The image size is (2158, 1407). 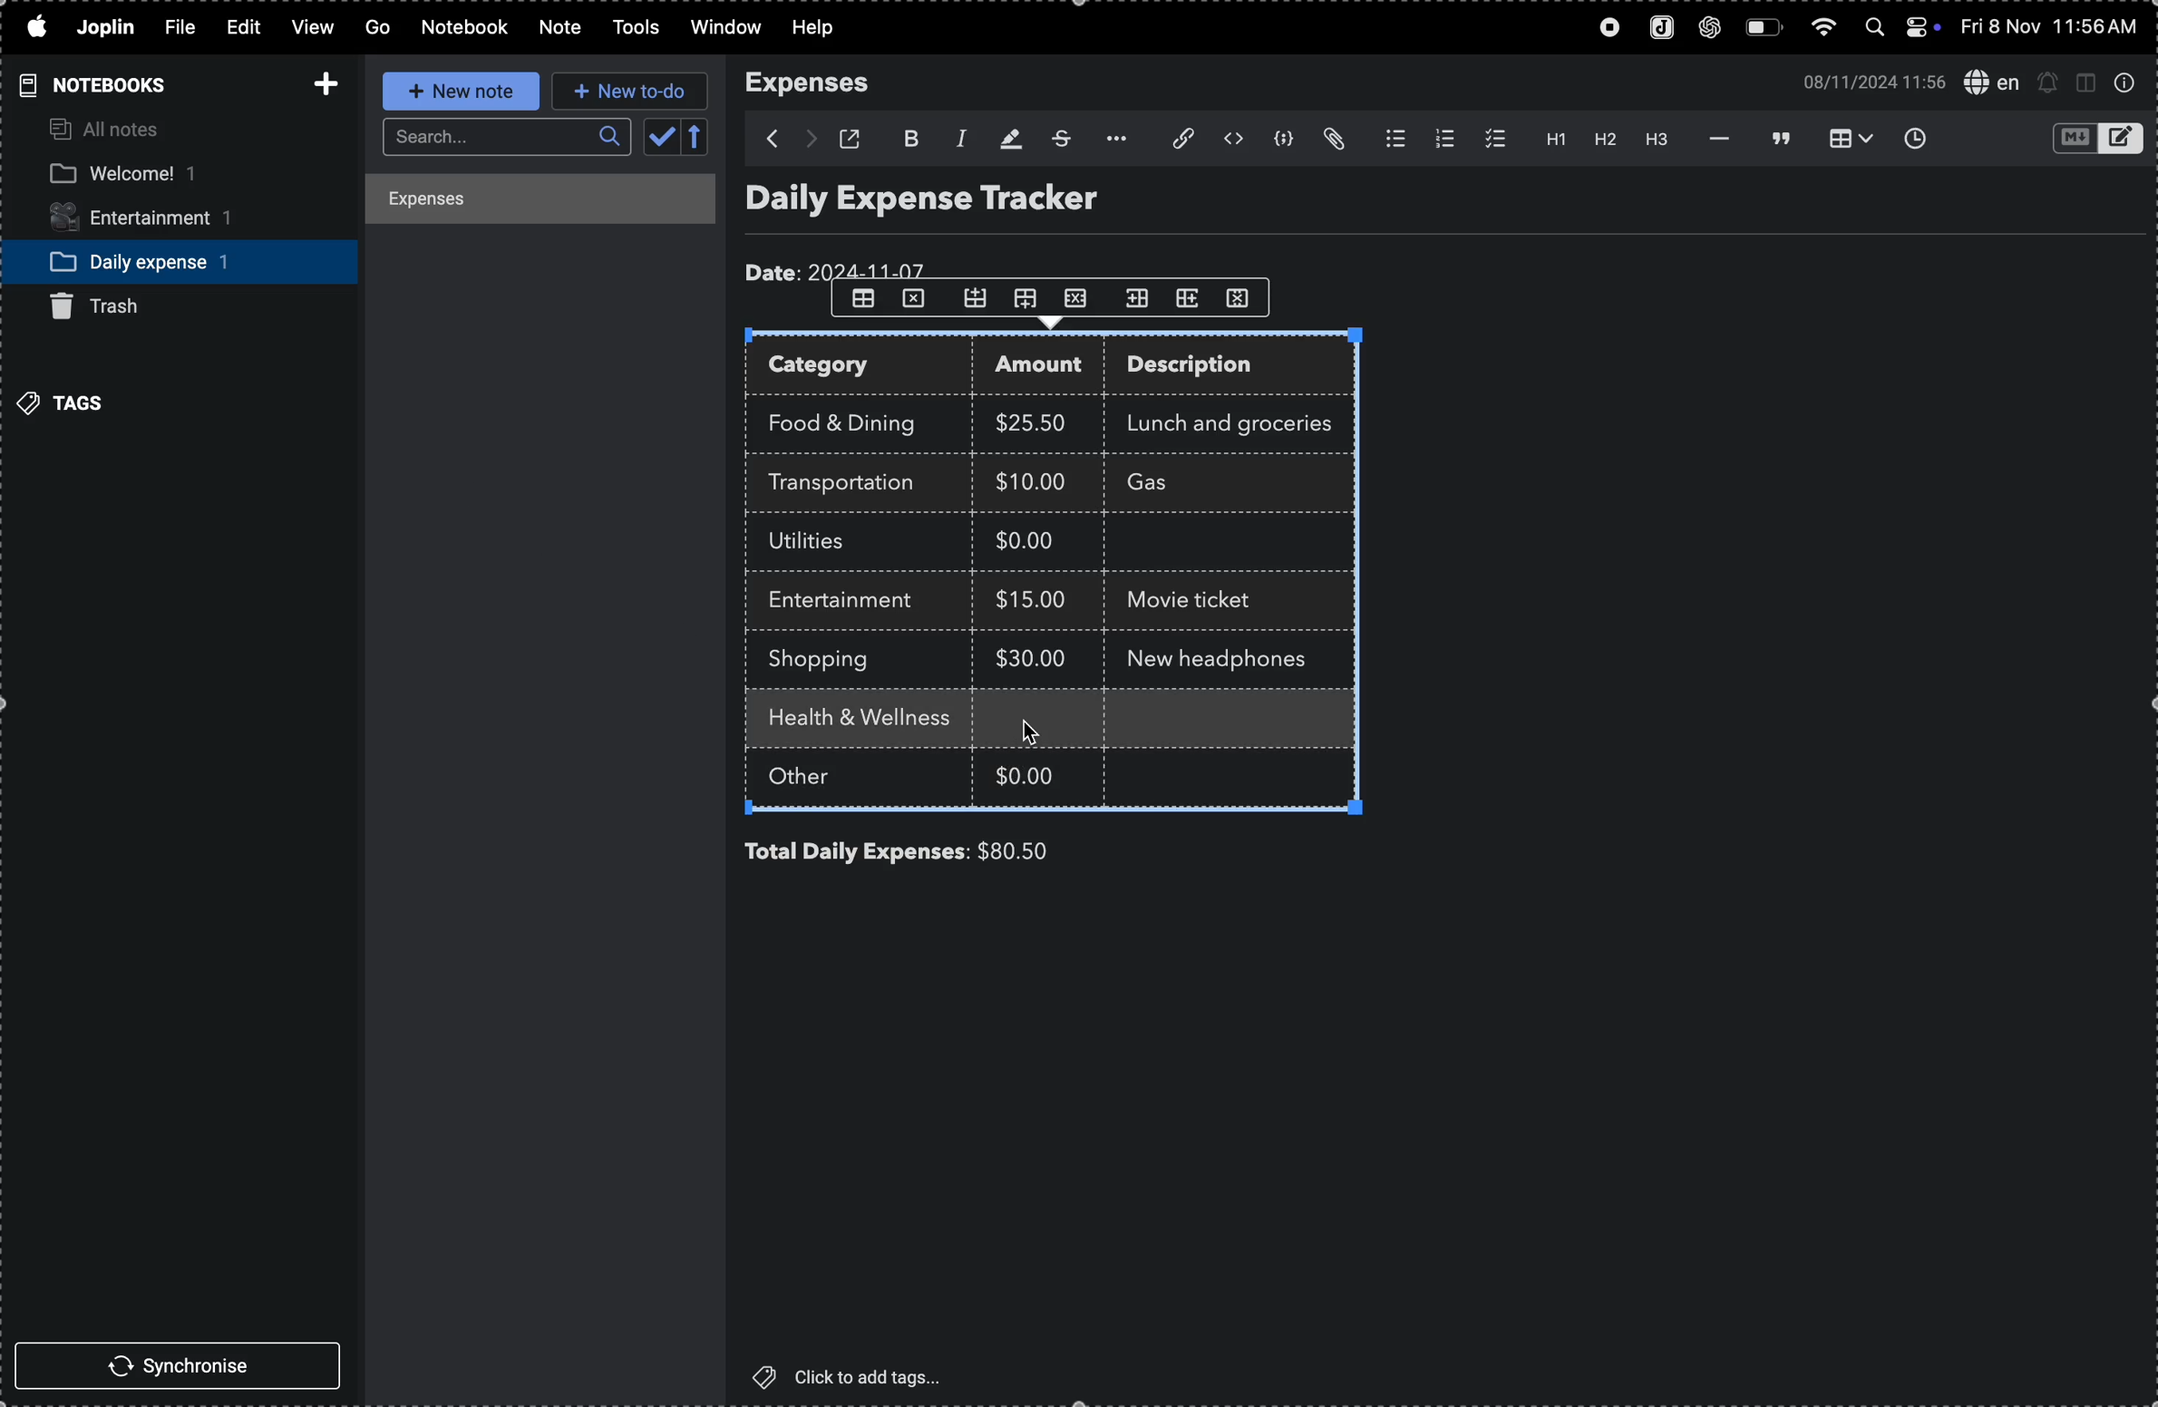 I want to click on info, so click(x=2124, y=83).